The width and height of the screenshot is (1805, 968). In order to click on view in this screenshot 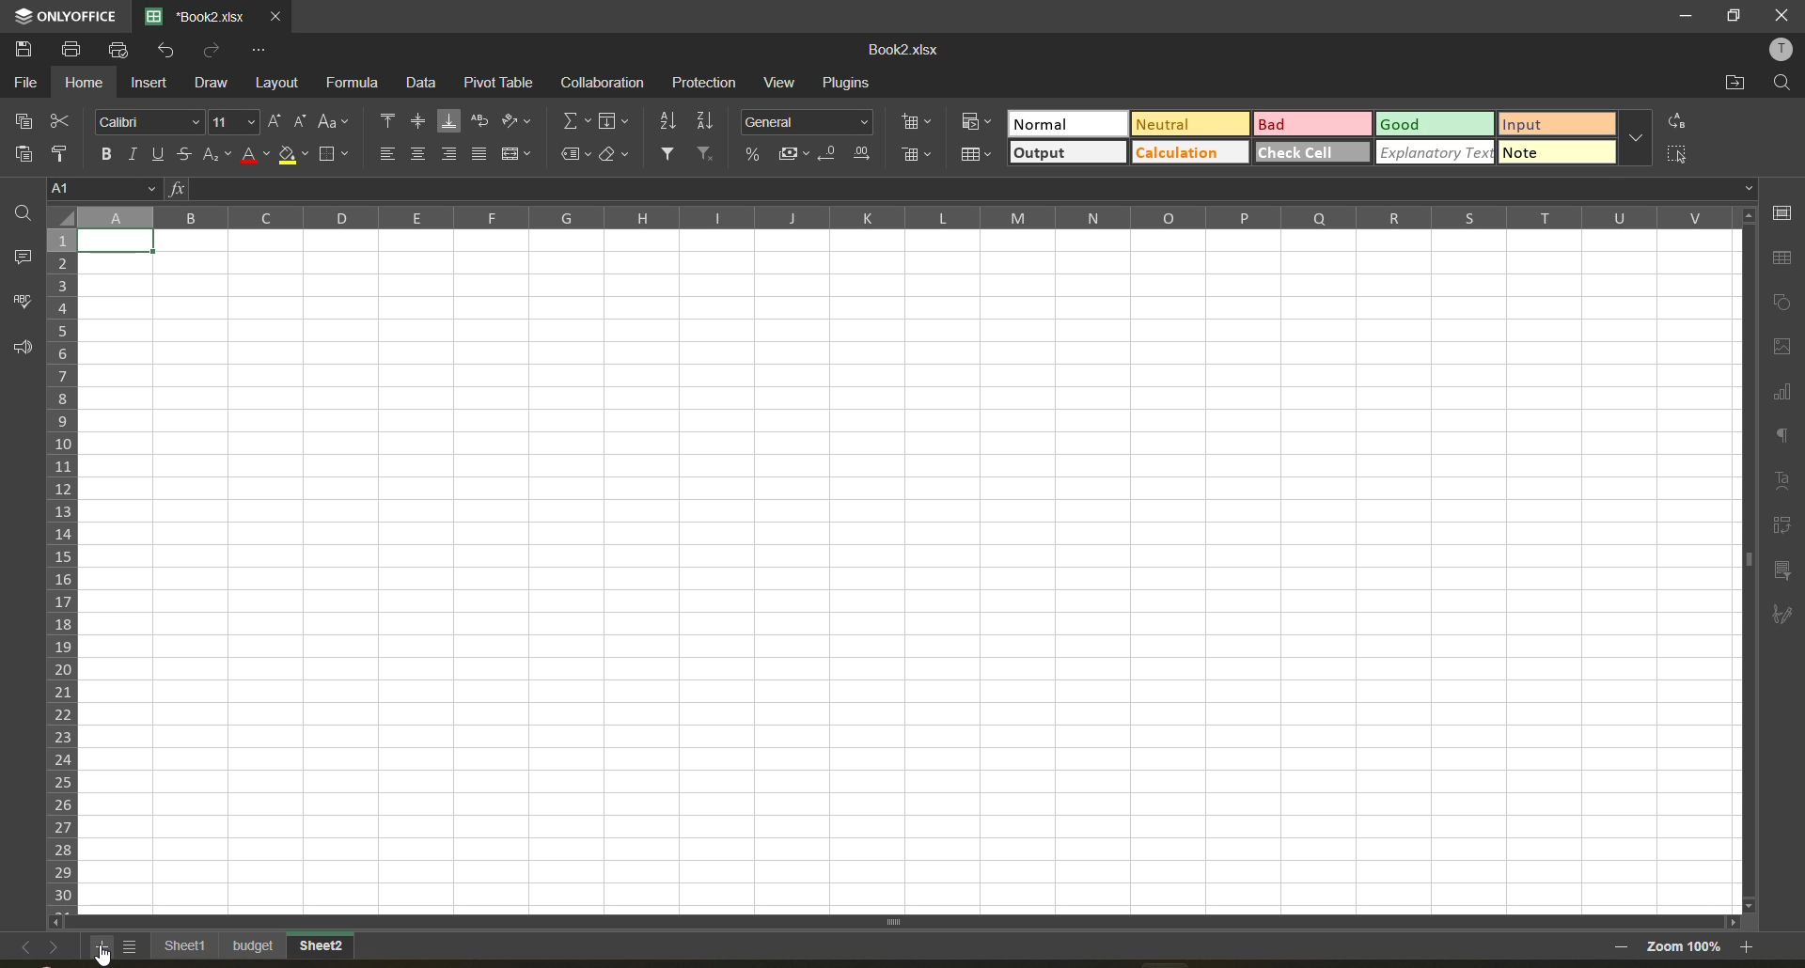, I will do `click(784, 85)`.